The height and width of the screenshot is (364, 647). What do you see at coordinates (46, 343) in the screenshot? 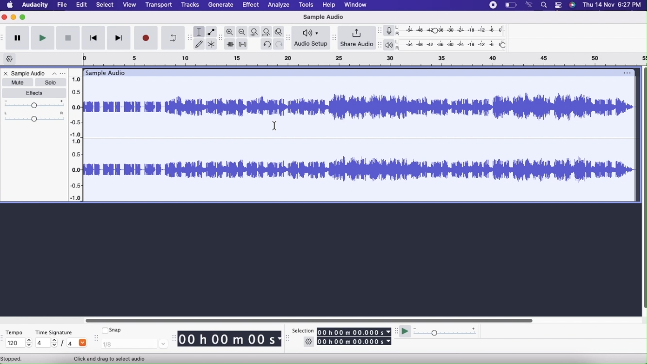
I see `4` at bounding box center [46, 343].